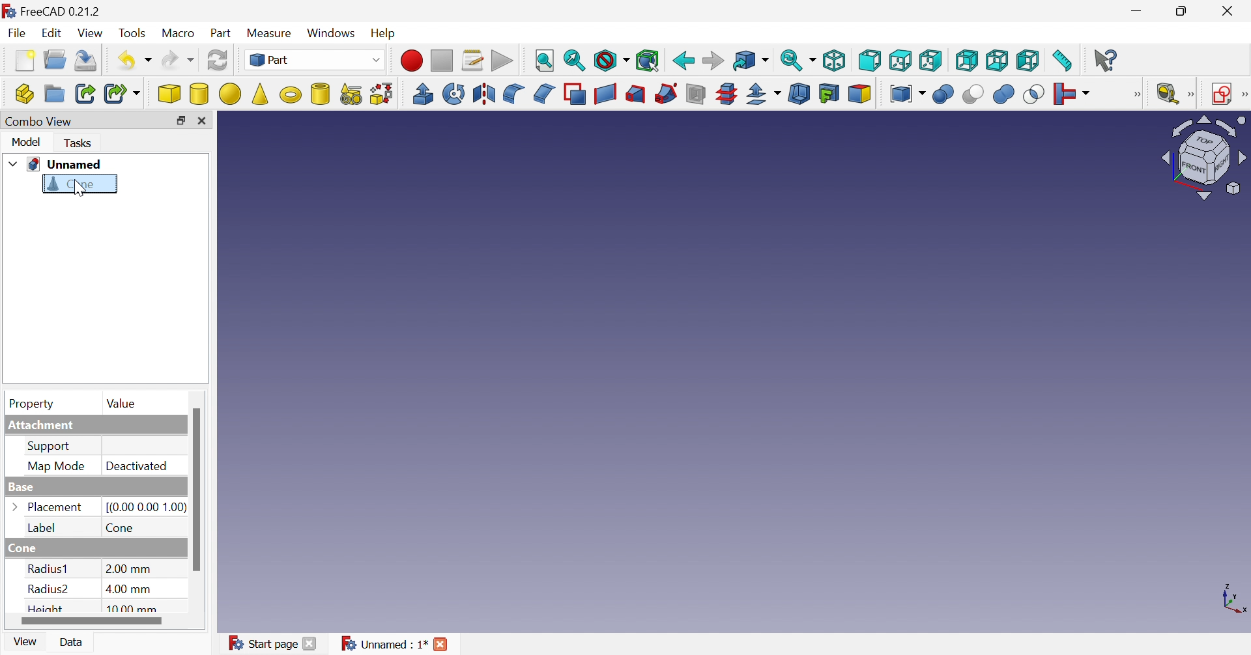 This screenshot has height=655, width=1251. Describe the element at coordinates (648, 61) in the screenshot. I see `Bounding box` at that location.